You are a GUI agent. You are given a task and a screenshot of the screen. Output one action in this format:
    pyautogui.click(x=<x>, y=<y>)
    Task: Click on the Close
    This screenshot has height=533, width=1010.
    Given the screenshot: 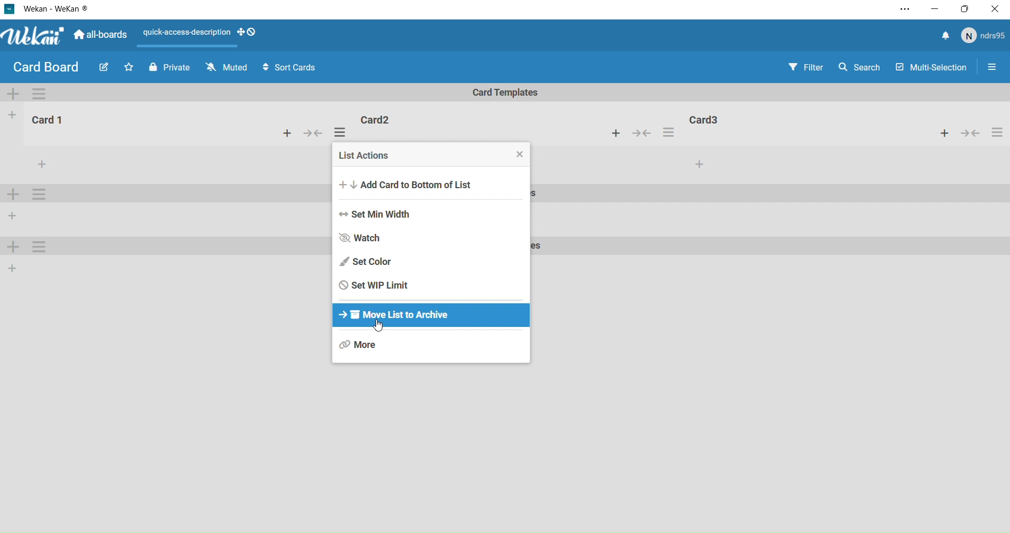 What is the action you would take?
    pyautogui.click(x=996, y=8)
    